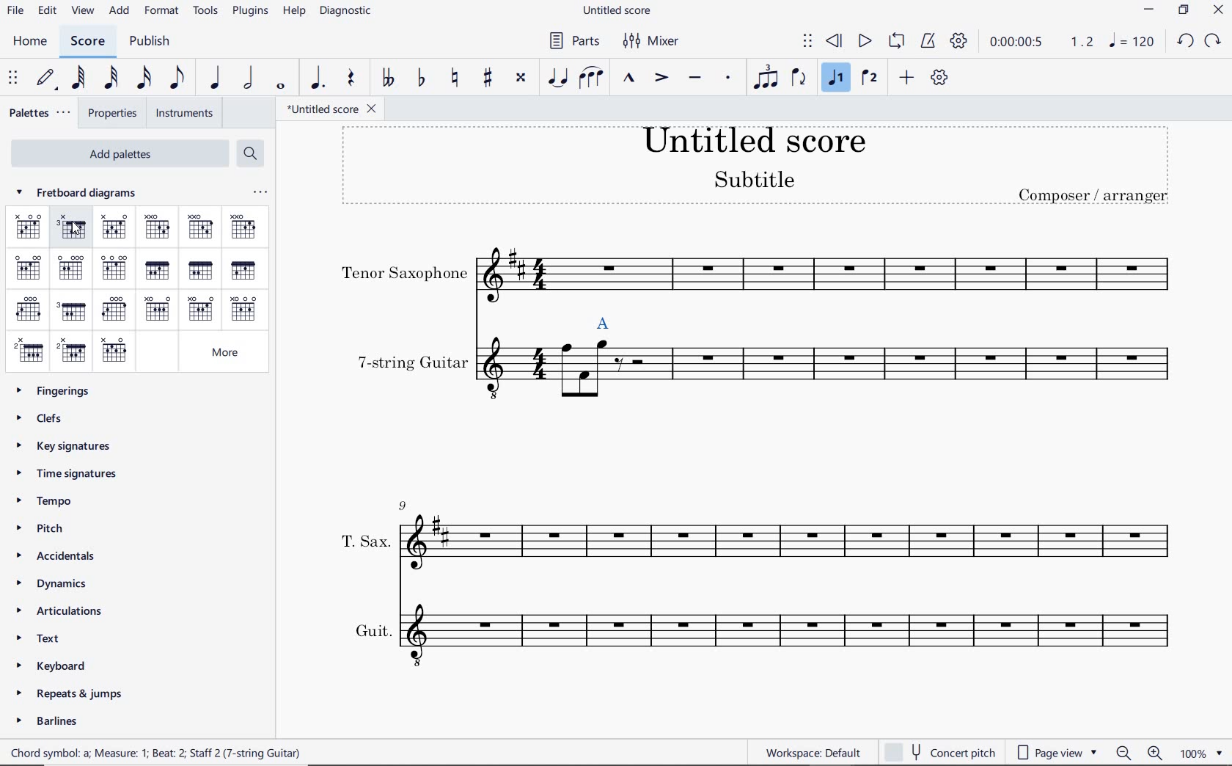  What do you see at coordinates (1135, 43) in the screenshot?
I see `NOTE` at bounding box center [1135, 43].